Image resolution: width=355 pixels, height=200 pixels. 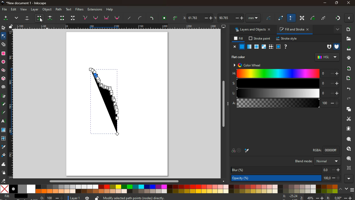 What do you see at coordinates (348, 109) in the screenshot?
I see `copy` at bounding box center [348, 109].